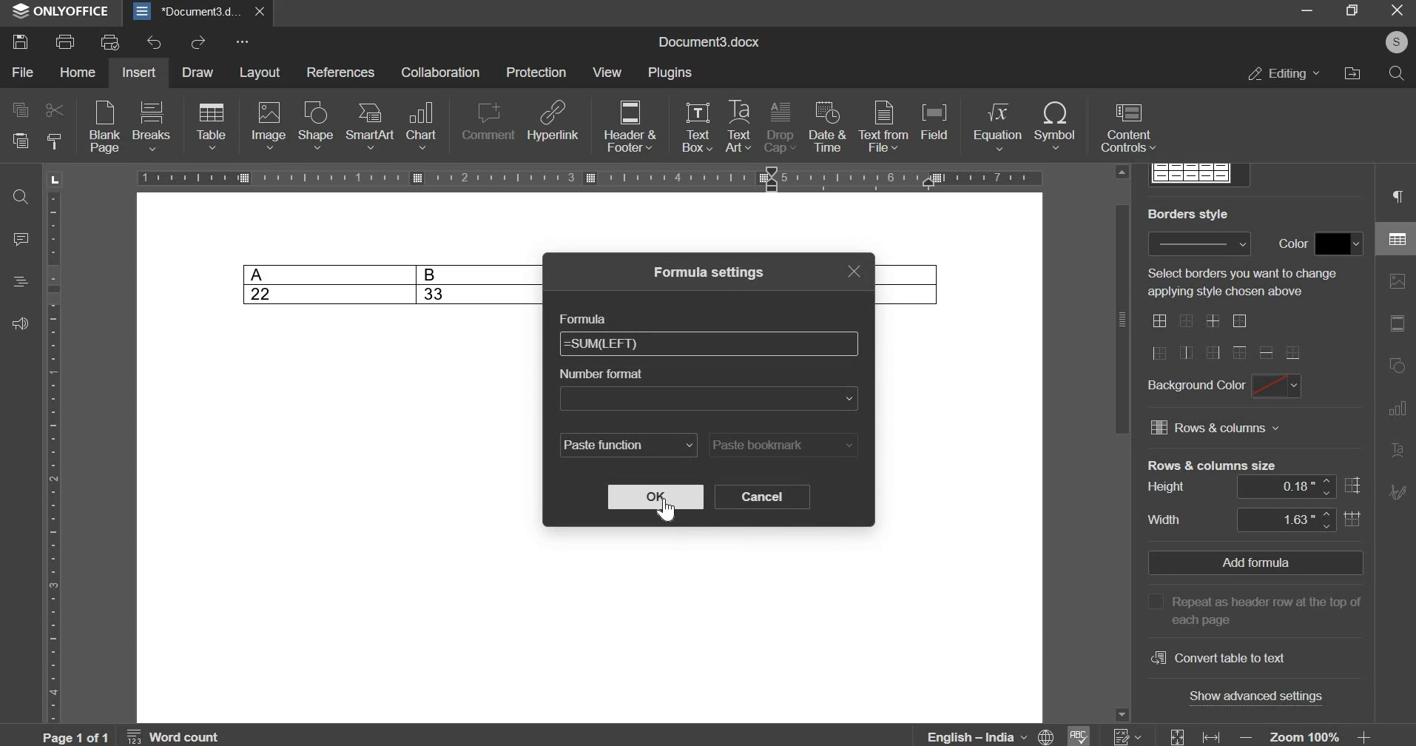 The width and height of the screenshot is (1416, 746). I want to click on content controls, so click(1127, 129).